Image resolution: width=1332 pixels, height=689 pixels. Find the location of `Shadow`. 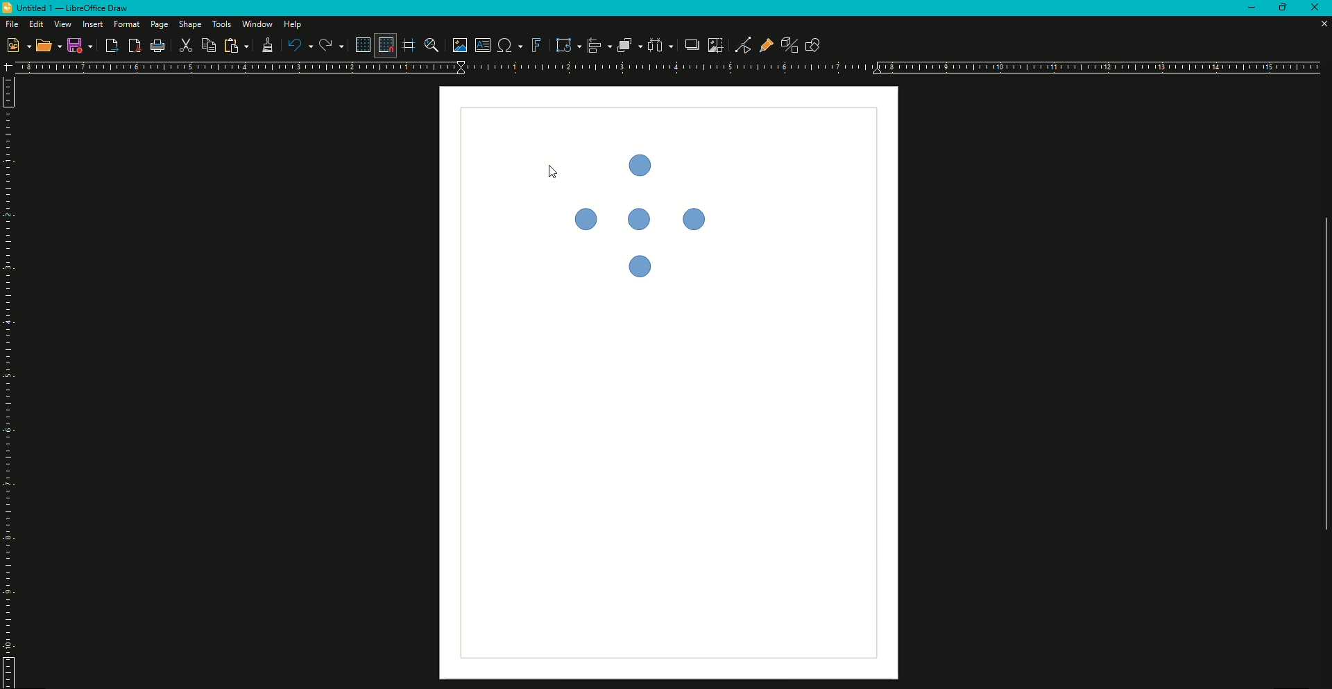

Shadow is located at coordinates (690, 45).